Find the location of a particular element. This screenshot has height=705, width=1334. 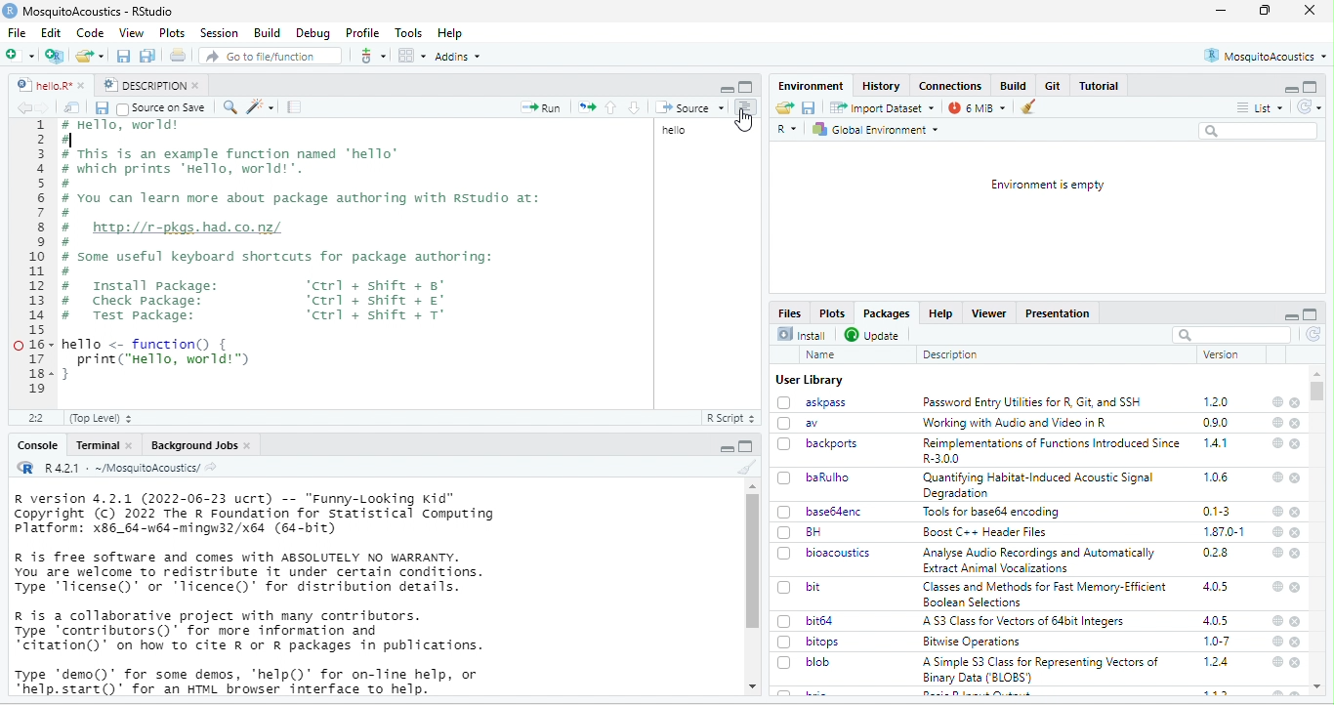

help is located at coordinates (1278, 401).